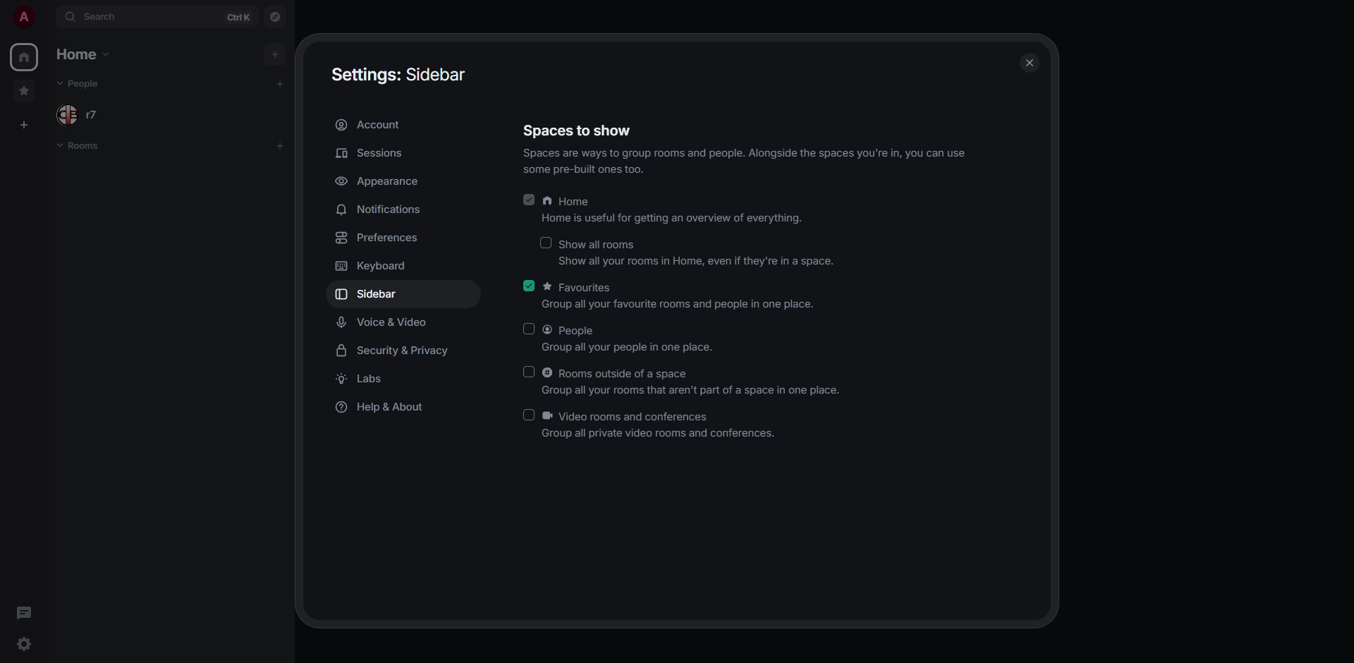 This screenshot has width=1354, height=663. I want to click on preferences, so click(382, 237).